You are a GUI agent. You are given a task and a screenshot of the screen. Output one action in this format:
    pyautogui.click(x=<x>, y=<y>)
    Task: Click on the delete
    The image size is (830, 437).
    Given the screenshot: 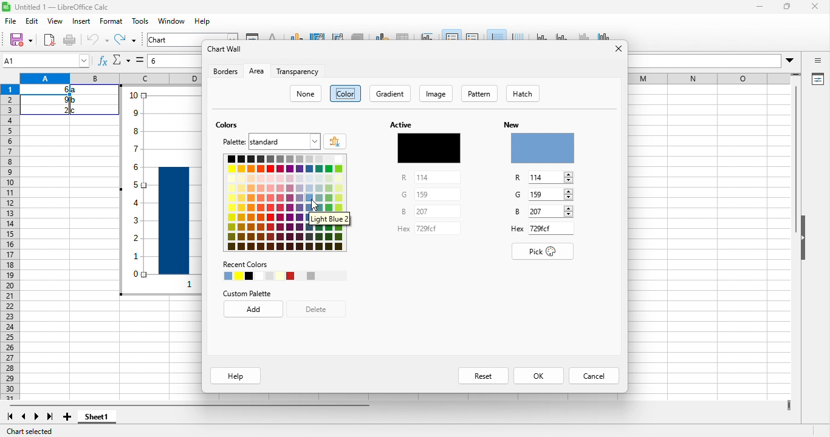 What is the action you would take?
    pyautogui.click(x=318, y=311)
    